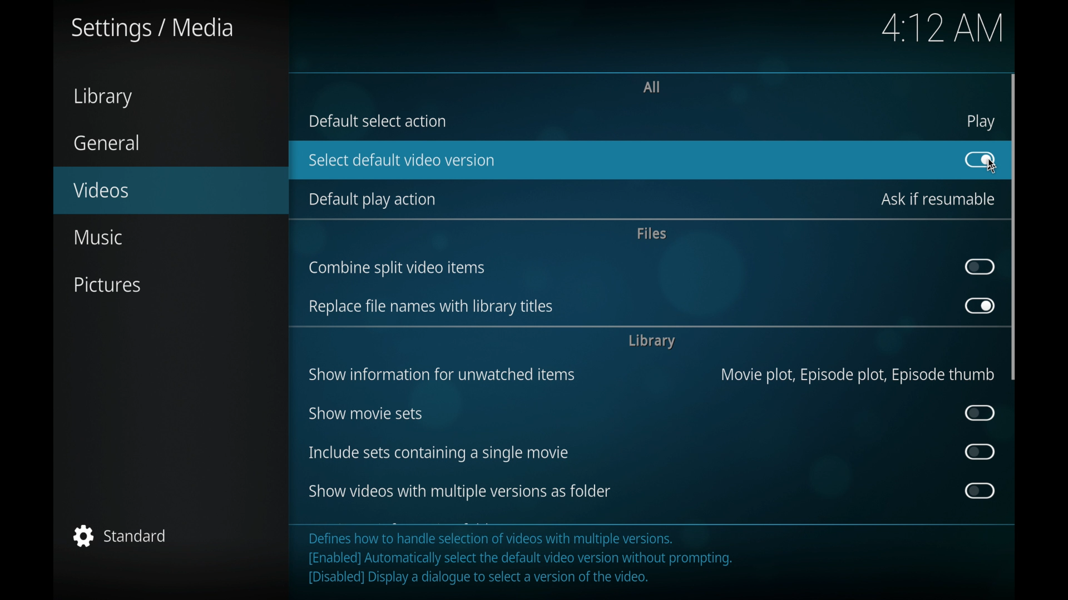 This screenshot has width=1068, height=600. Describe the element at coordinates (401, 160) in the screenshot. I see `select default video version` at that location.